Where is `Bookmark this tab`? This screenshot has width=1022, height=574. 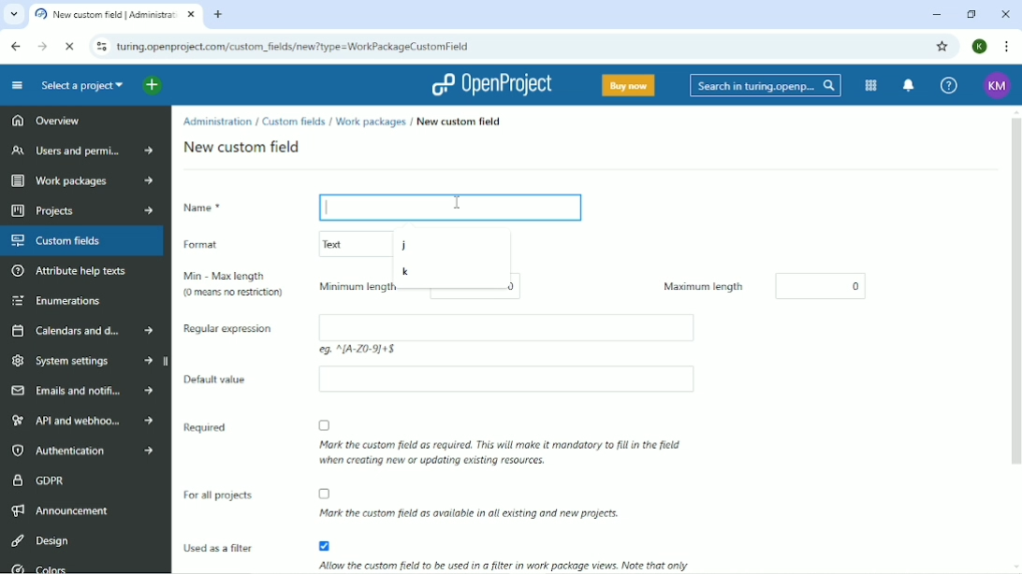
Bookmark this tab is located at coordinates (943, 47).